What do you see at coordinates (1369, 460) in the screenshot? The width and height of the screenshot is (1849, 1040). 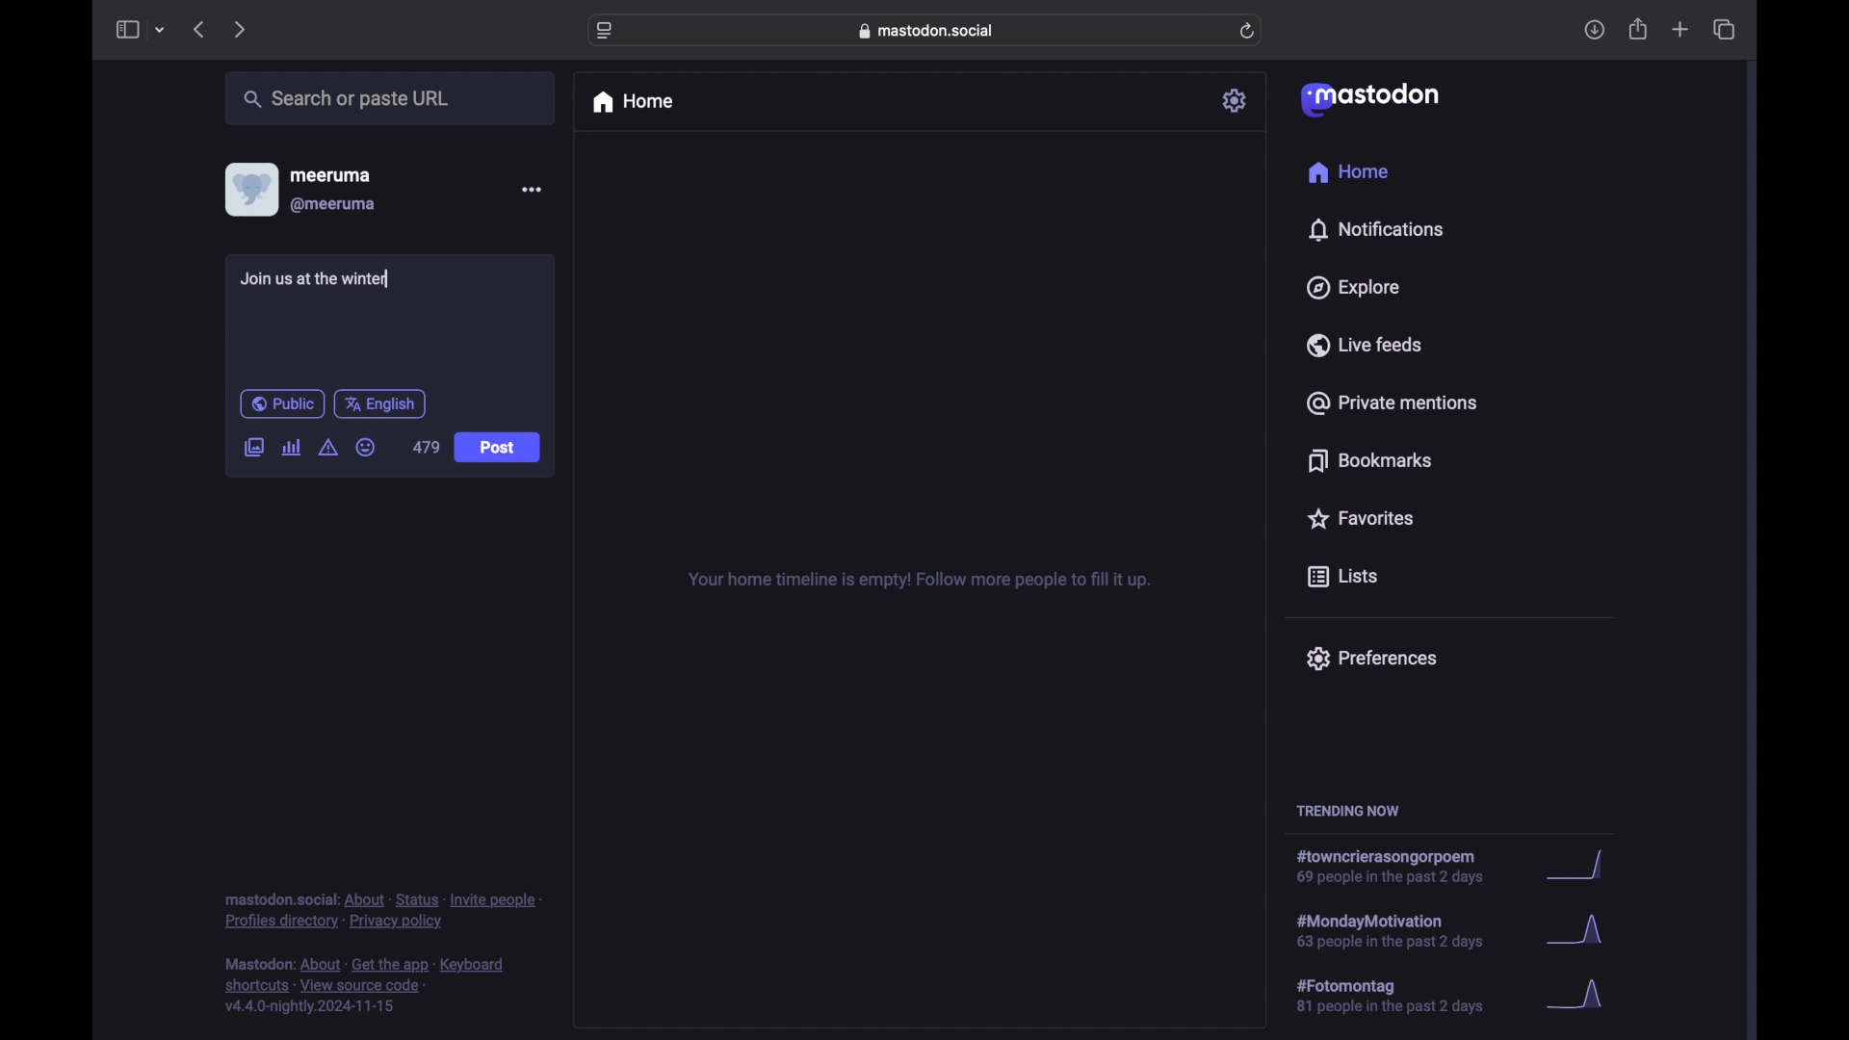 I see `bookmarks` at bounding box center [1369, 460].